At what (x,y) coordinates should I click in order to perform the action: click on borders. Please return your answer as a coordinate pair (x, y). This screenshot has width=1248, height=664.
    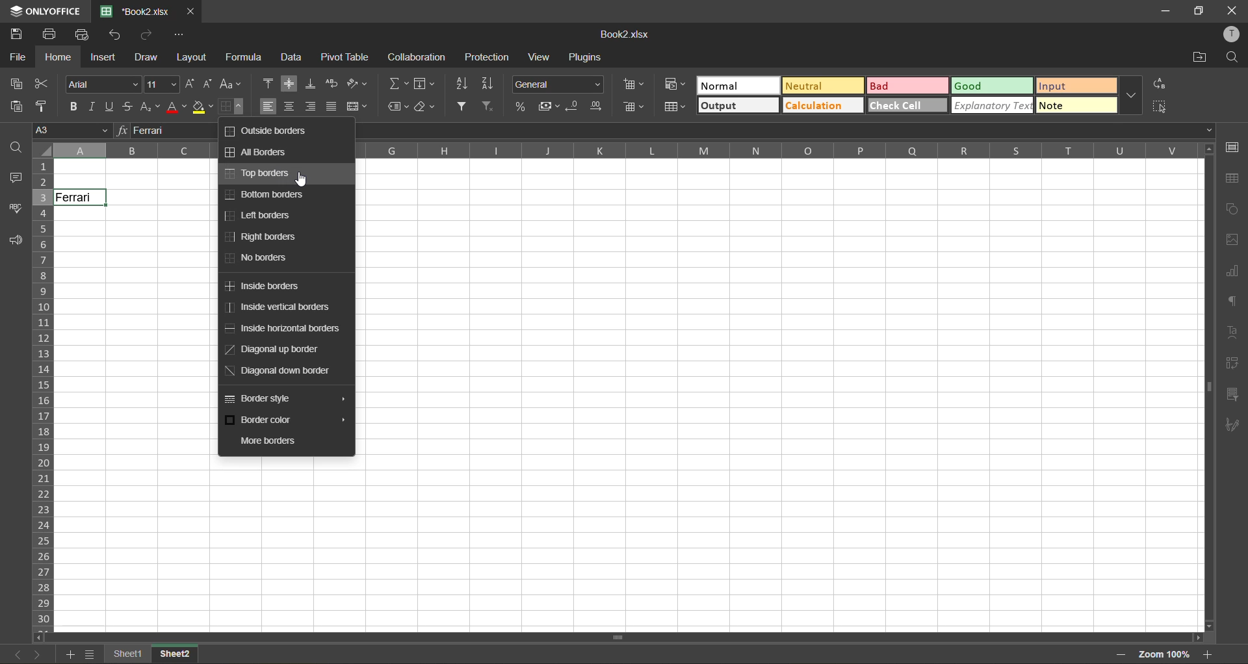
    Looking at the image, I should click on (232, 106).